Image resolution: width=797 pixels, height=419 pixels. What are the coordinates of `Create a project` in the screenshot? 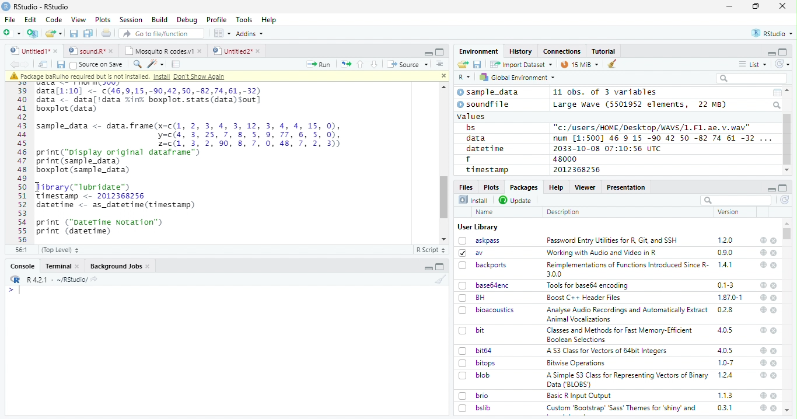 It's located at (33, 33).